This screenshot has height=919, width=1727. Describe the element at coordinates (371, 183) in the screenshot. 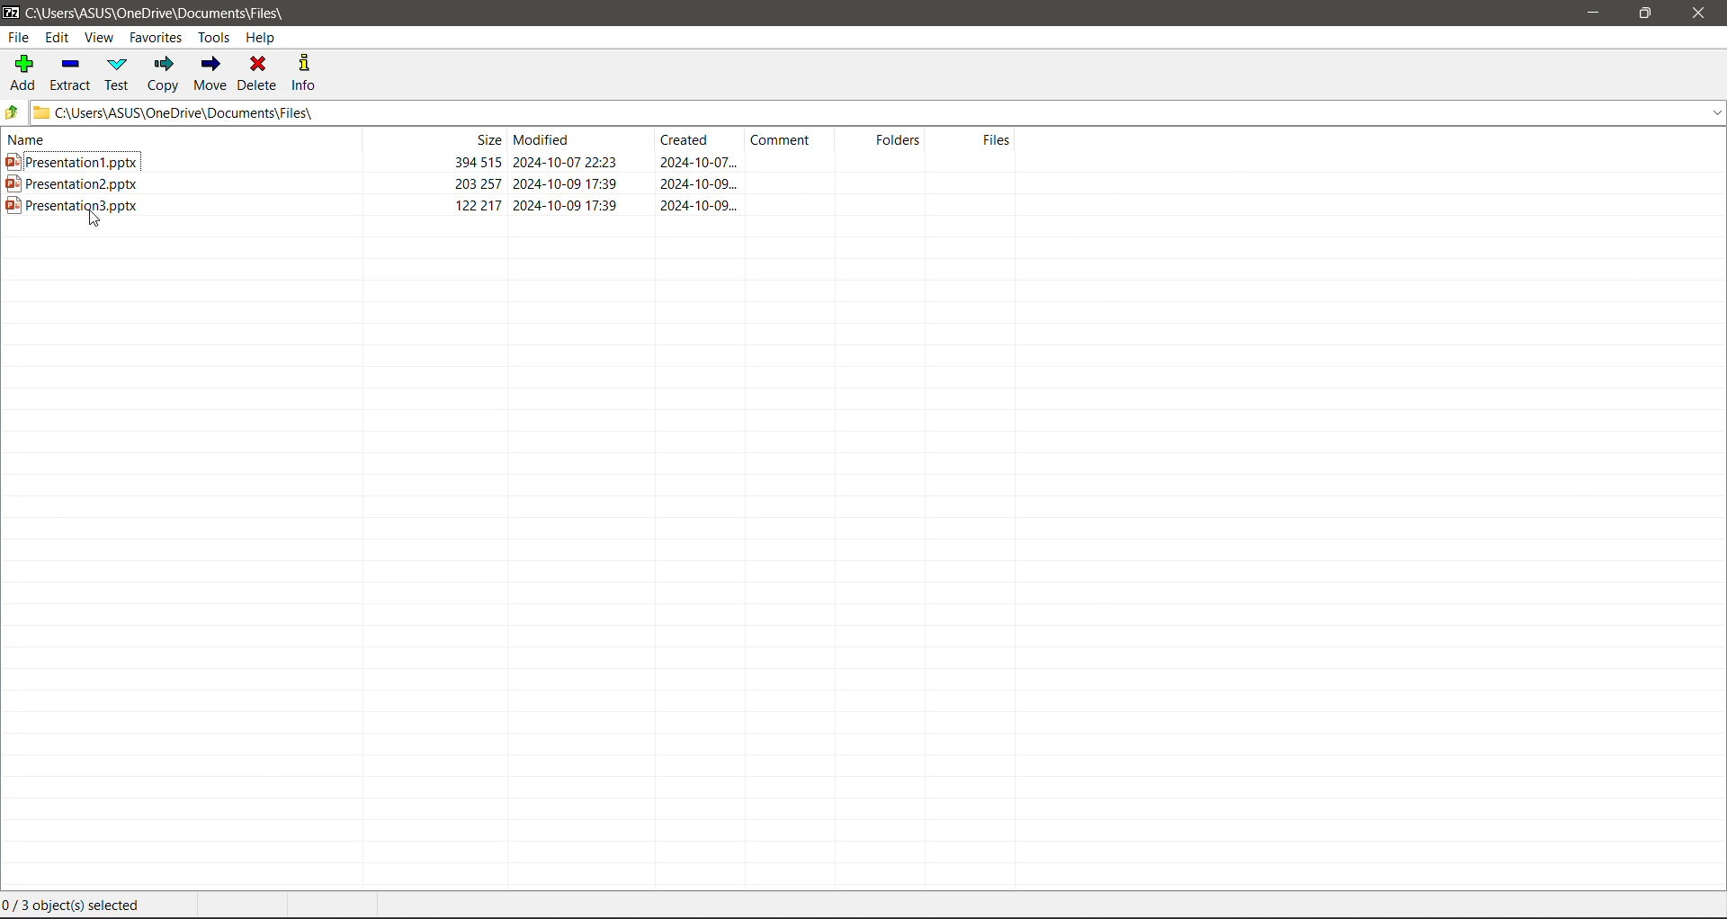

I see `Presetation2` at that location.